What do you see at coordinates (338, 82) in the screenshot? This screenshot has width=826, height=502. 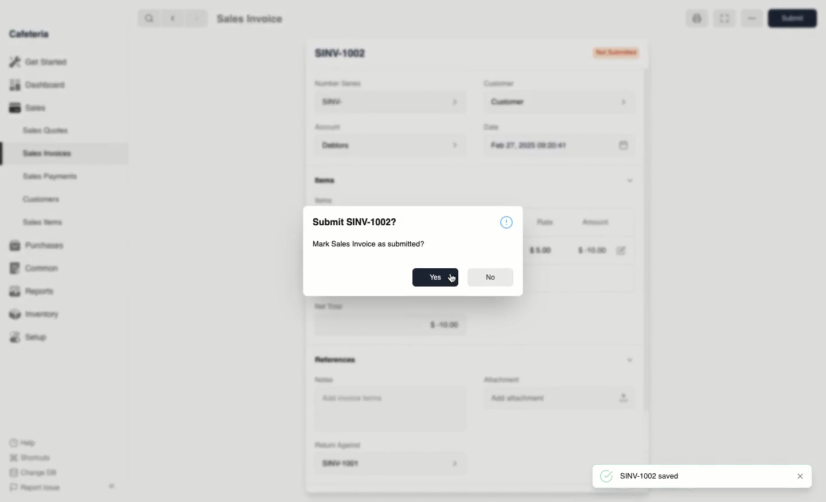 I see `‘Number Series` at bounding box center [338, 82].